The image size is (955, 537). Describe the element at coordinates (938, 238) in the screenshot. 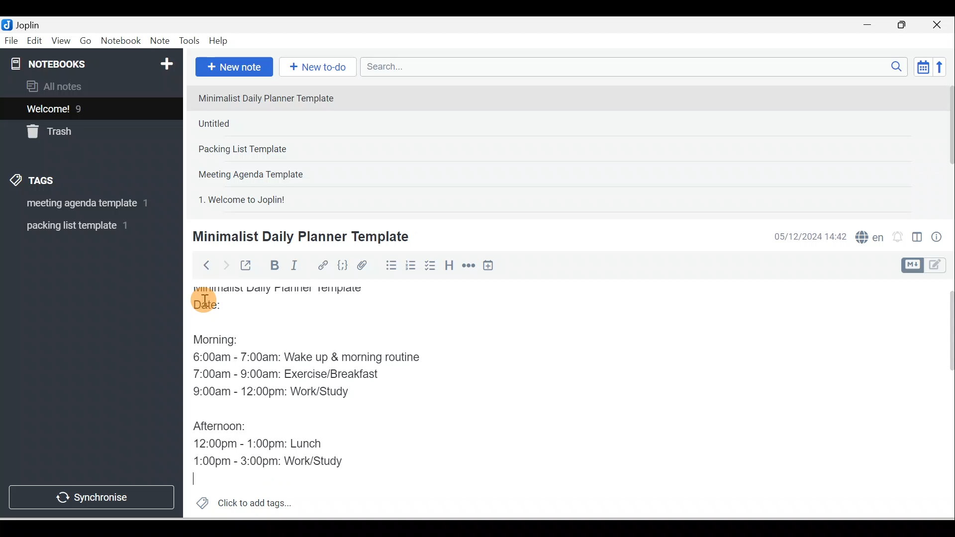

I see `Note properties` at that location.